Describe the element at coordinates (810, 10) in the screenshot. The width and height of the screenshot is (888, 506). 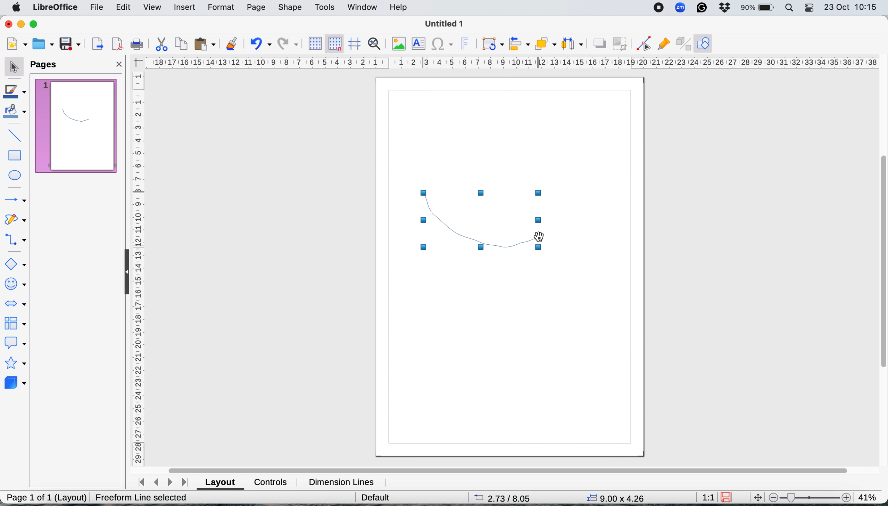
I see `control center` at that location.